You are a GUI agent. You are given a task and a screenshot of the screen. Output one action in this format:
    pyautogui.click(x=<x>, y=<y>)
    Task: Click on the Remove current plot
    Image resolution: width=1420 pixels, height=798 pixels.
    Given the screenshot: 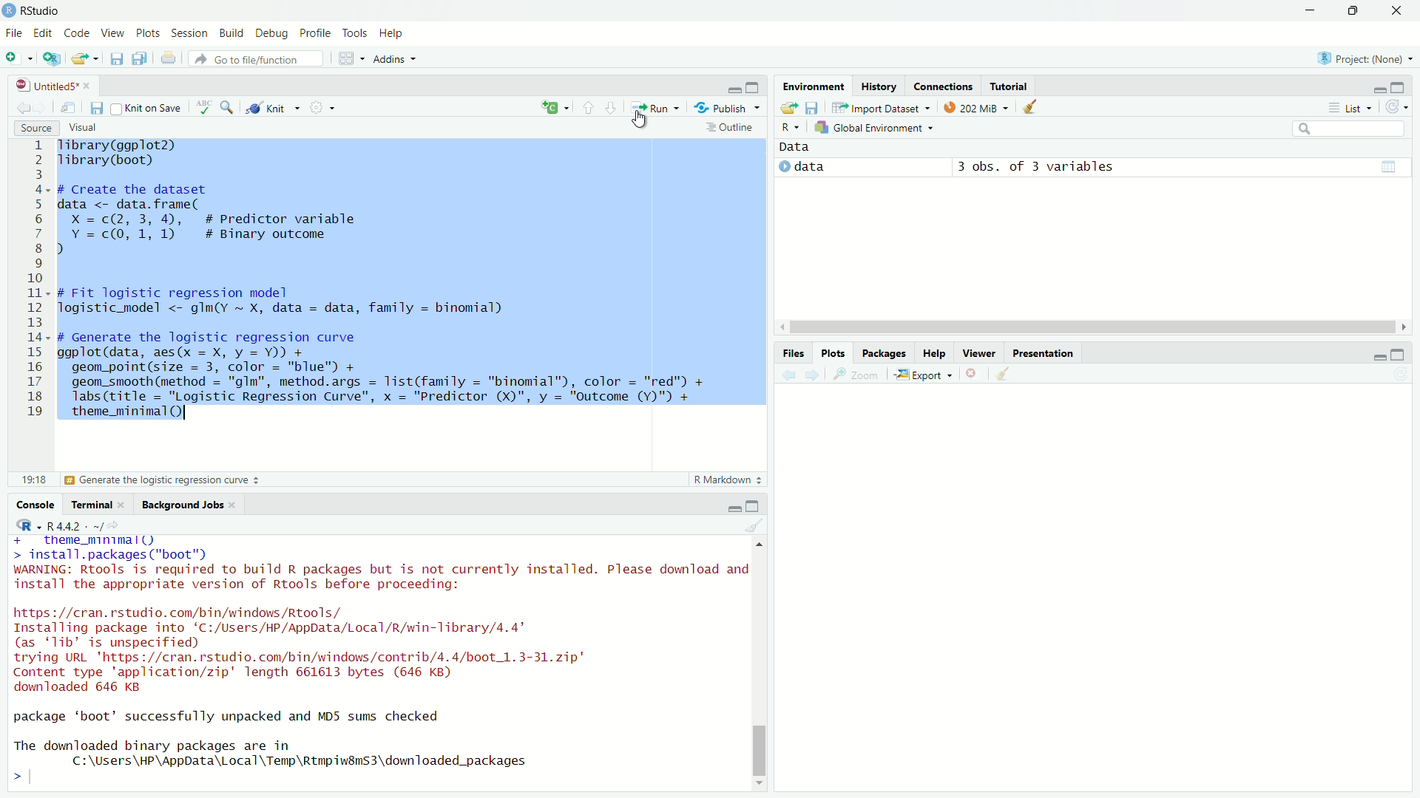 What is the action you would take?
    pyautogui.click(x=975, y=373)
    